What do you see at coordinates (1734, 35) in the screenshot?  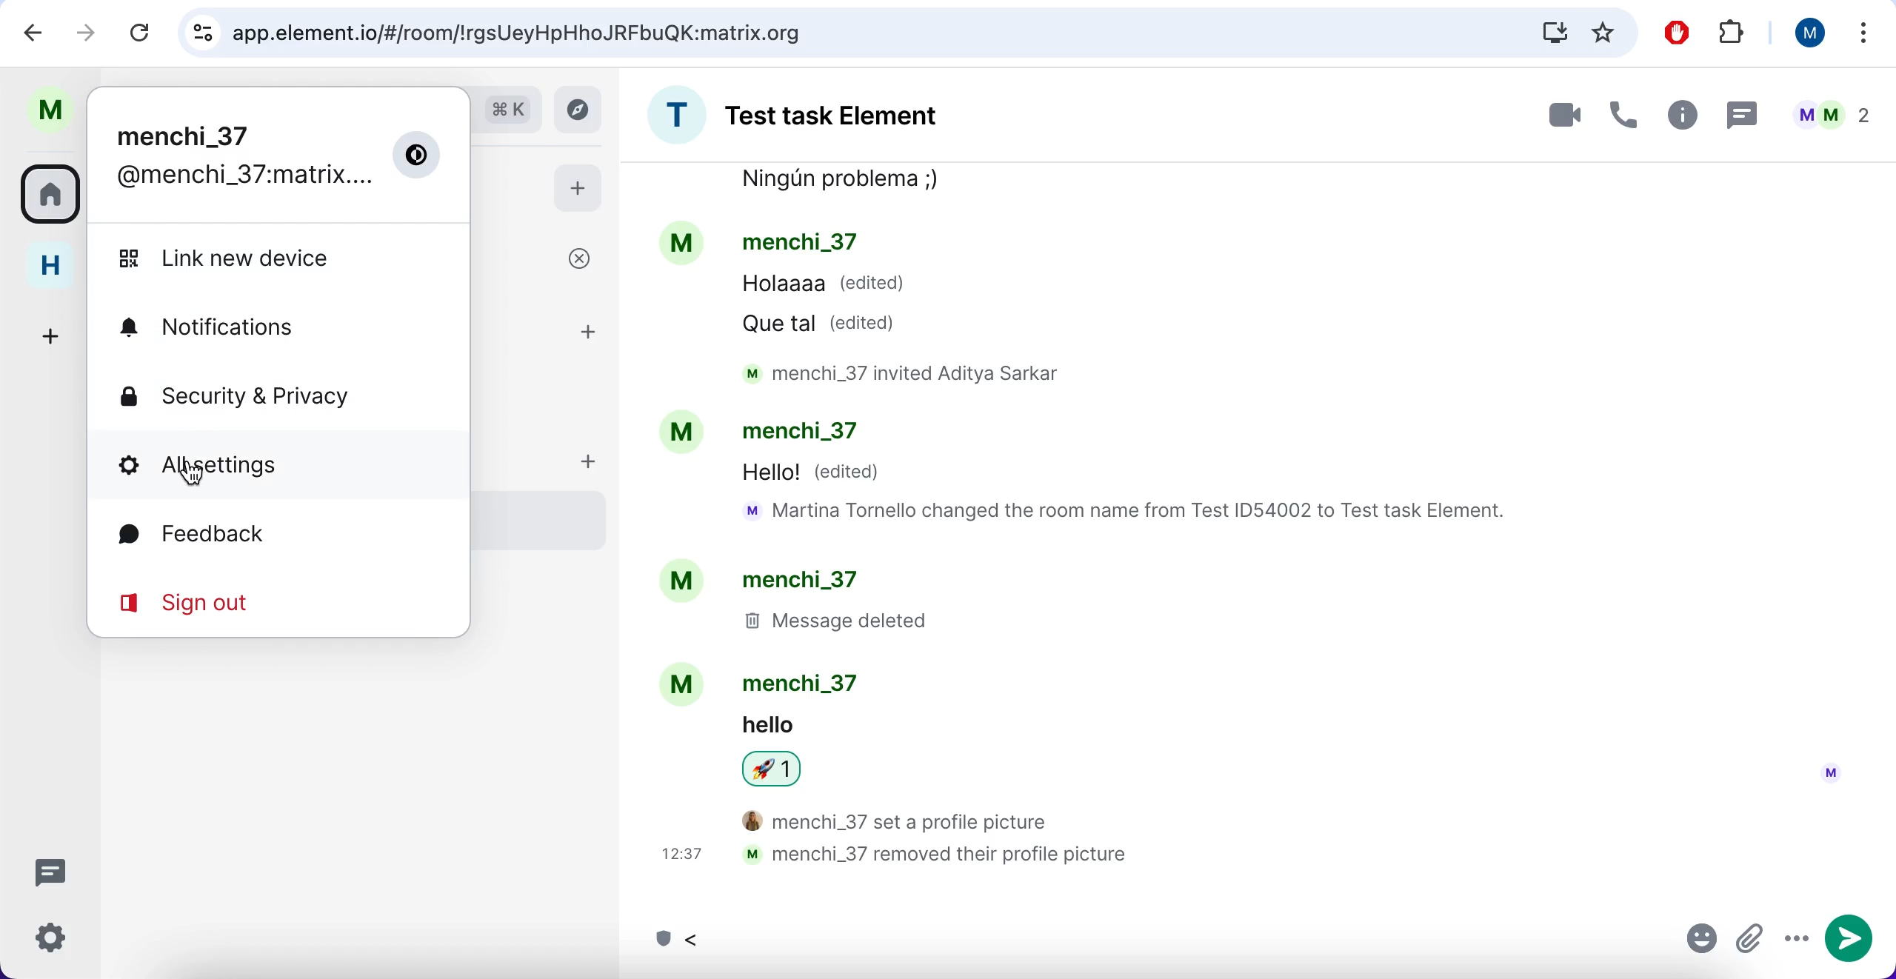 I see `extensions` at bounding box center [1734, 35].